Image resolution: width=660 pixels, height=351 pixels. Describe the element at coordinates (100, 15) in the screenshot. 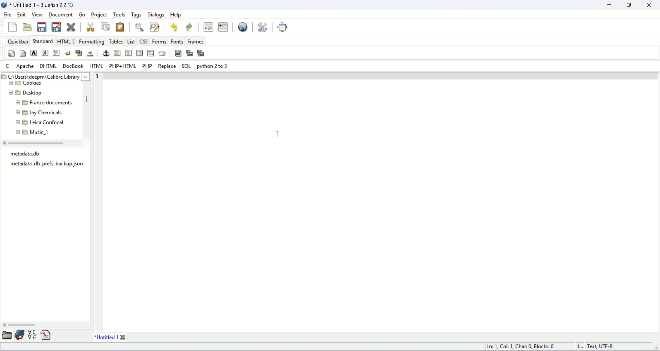

I see `project` at that location.